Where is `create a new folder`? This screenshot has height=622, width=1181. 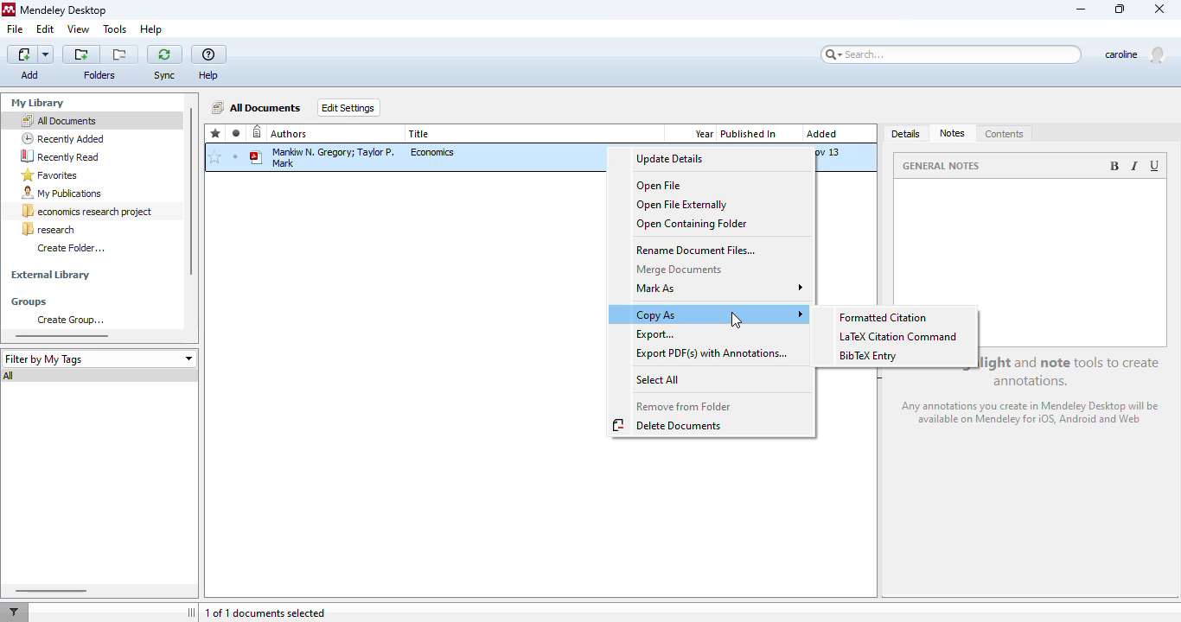
create a new folder is located at coordinates (81, 54).